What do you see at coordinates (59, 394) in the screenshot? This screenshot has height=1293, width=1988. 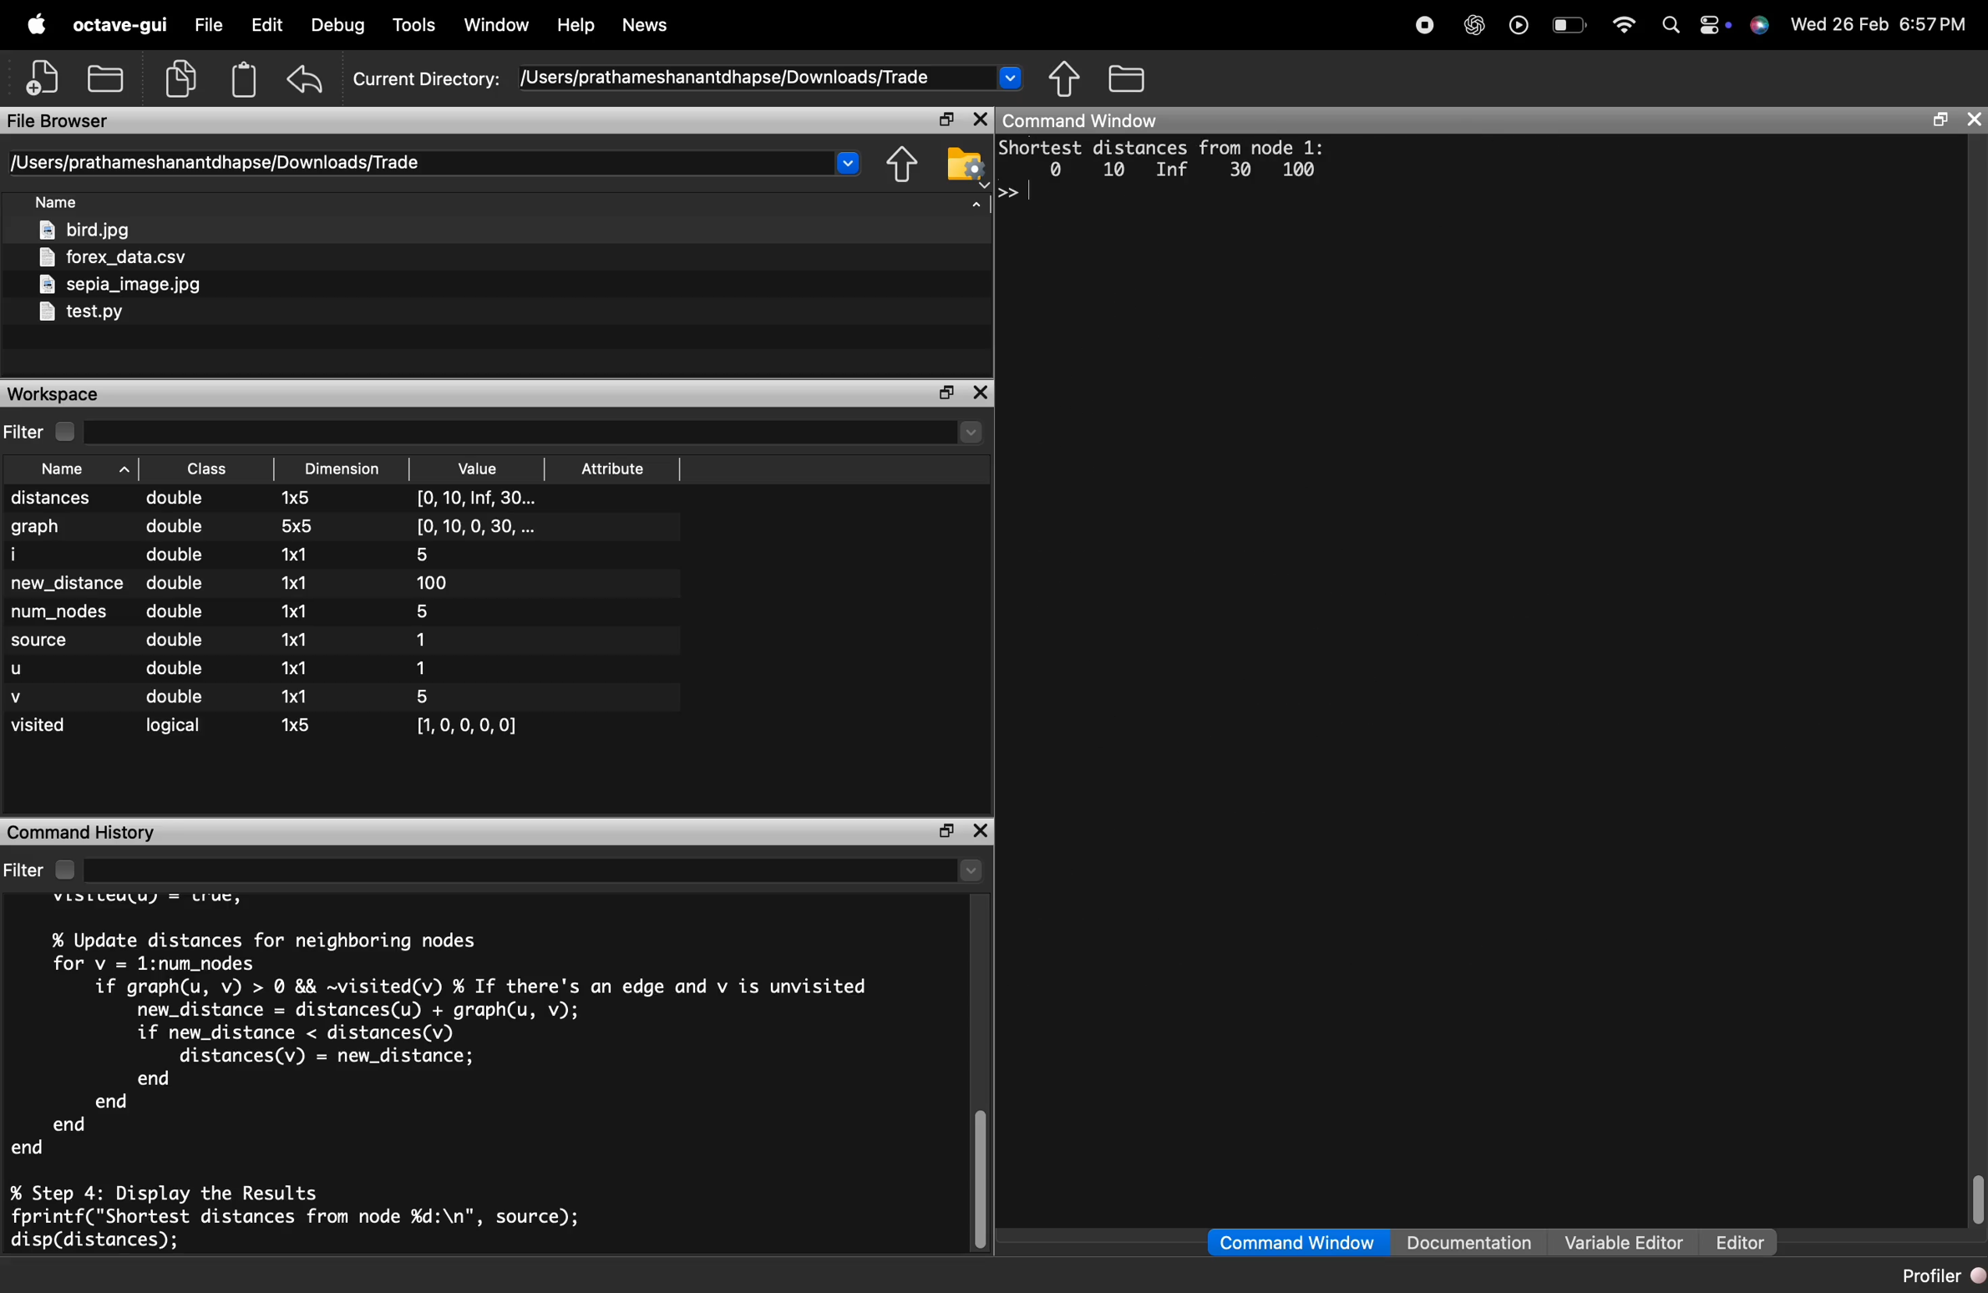 I see `workspace` at bounding box center [59, 394].